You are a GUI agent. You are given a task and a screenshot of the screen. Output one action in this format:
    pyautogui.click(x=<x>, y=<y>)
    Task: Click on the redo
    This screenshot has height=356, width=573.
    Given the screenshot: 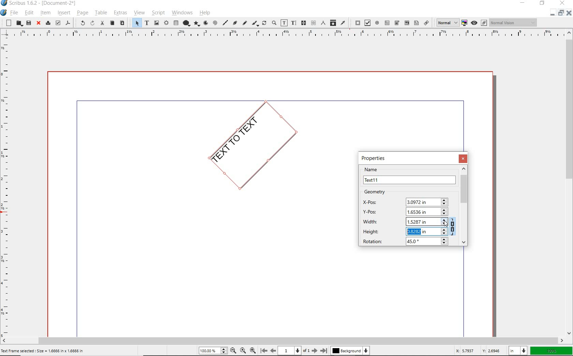 What is the action you would take?
    pyautogui.click(x=92, y=24)
    